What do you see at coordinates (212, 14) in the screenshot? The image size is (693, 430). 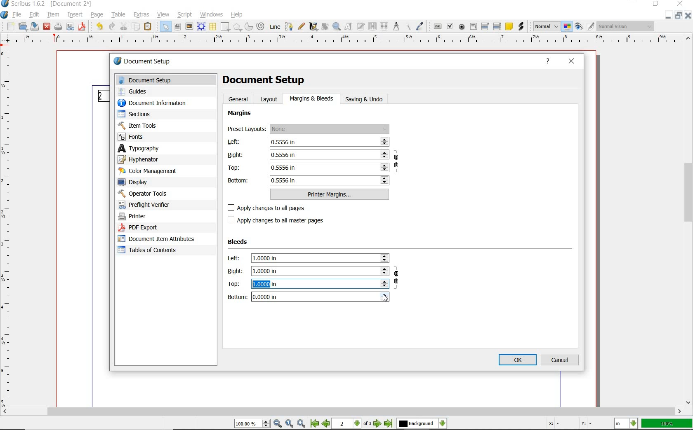 I see `windows` at bounding box center [212, 14].